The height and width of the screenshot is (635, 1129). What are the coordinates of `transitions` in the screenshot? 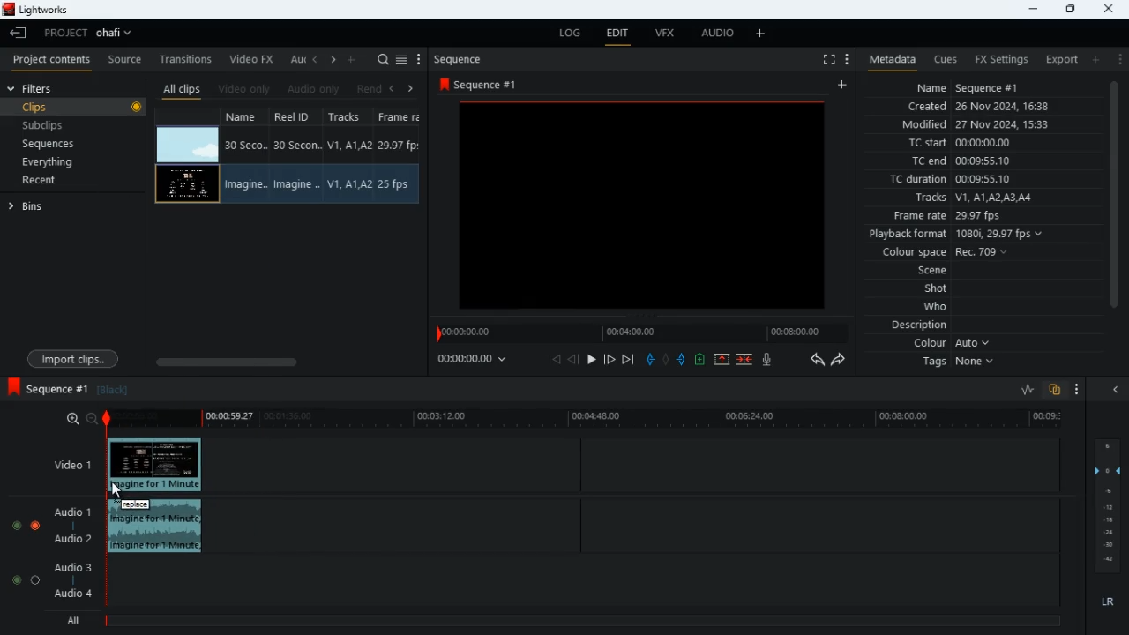 It's located at (188, 56).